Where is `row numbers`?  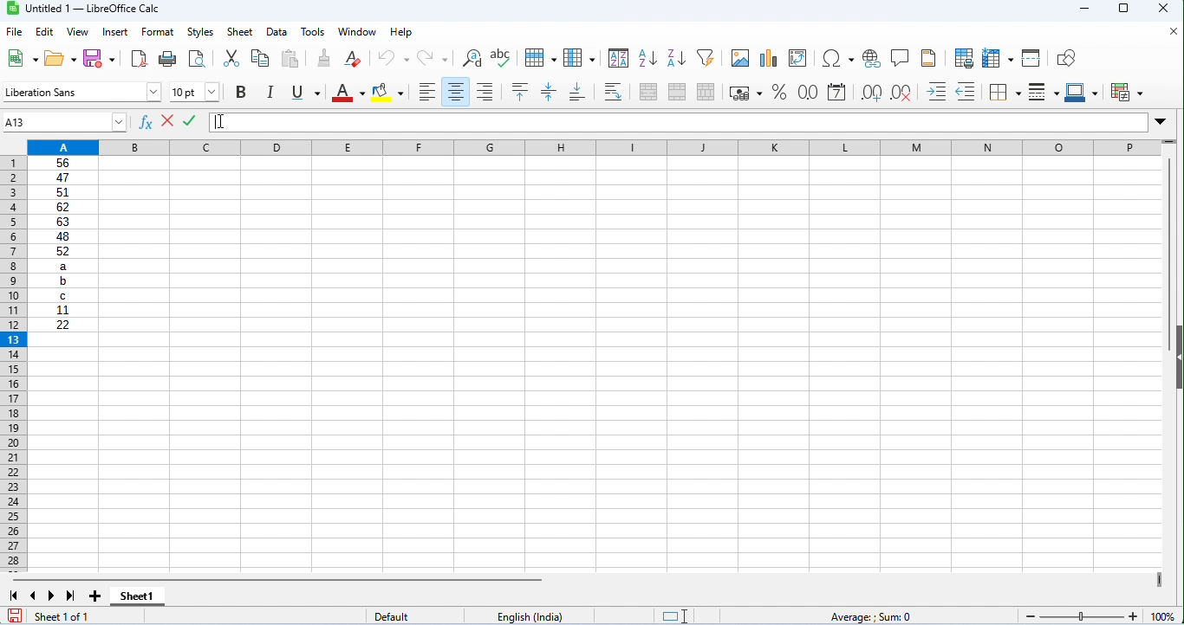
row numbers is located at coordinates (15, 364).